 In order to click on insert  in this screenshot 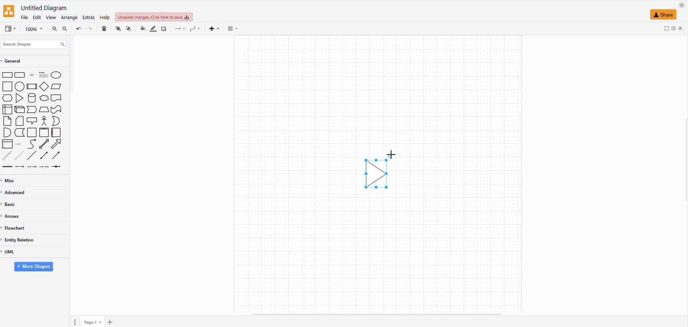, I will do `click(214, 29)`.